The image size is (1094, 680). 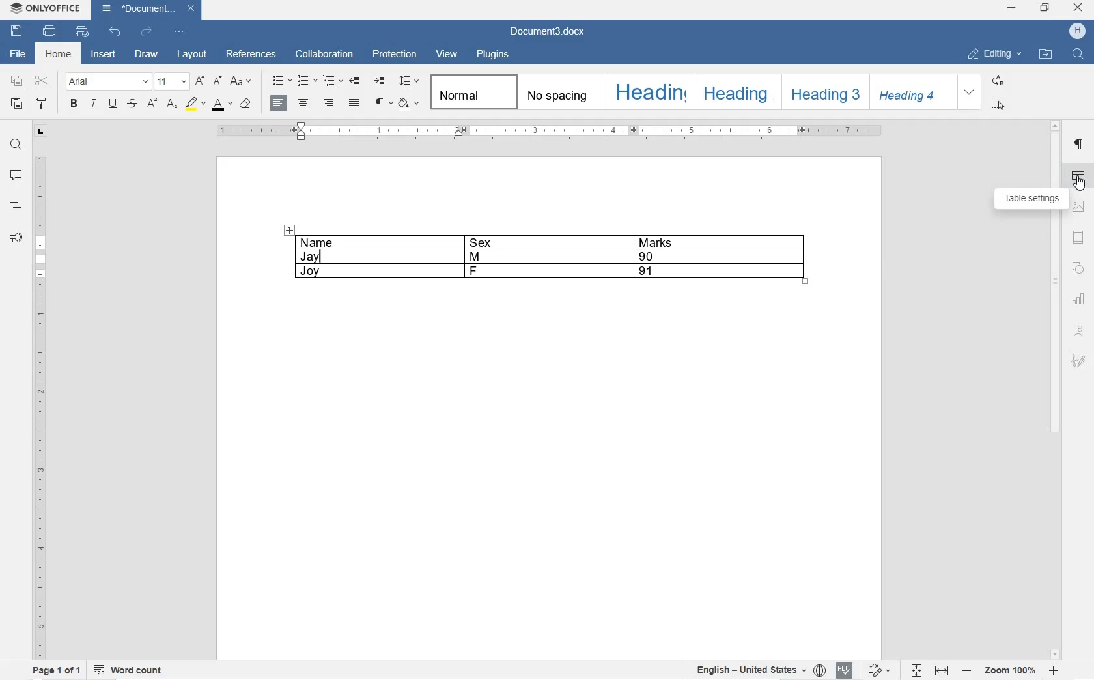 What do you see at coordinates (1046, 8) in the screenshot?
I see `RESTORE` at bounding box center [1046, 8].